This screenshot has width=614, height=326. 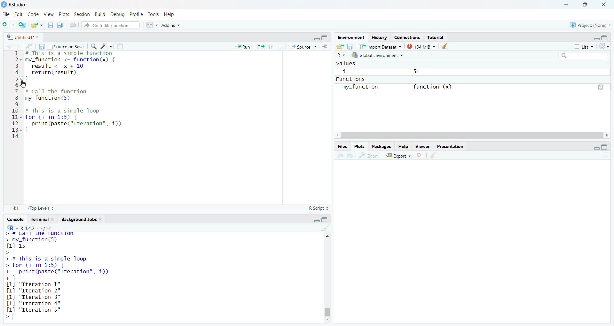 What do you see at coordinates (40, 209) in the screenshot?
I see `(Top Level)` at bounding box center [40, 209].